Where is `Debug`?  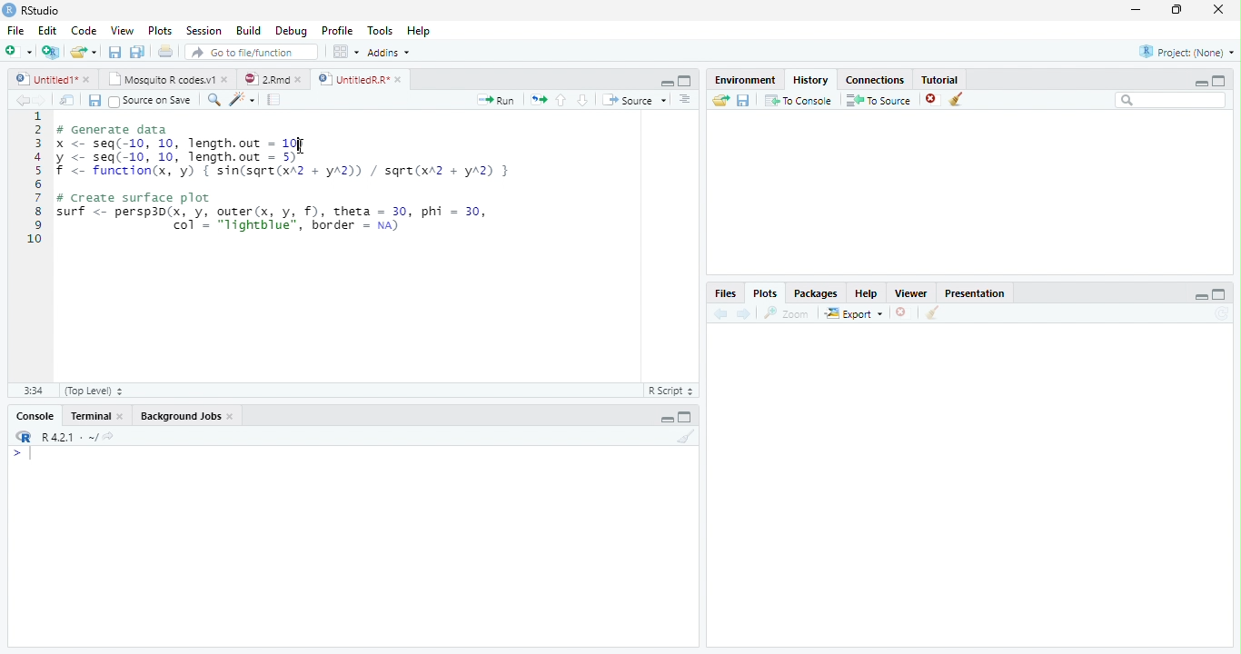
Debug is located at coordinates (291, 30).